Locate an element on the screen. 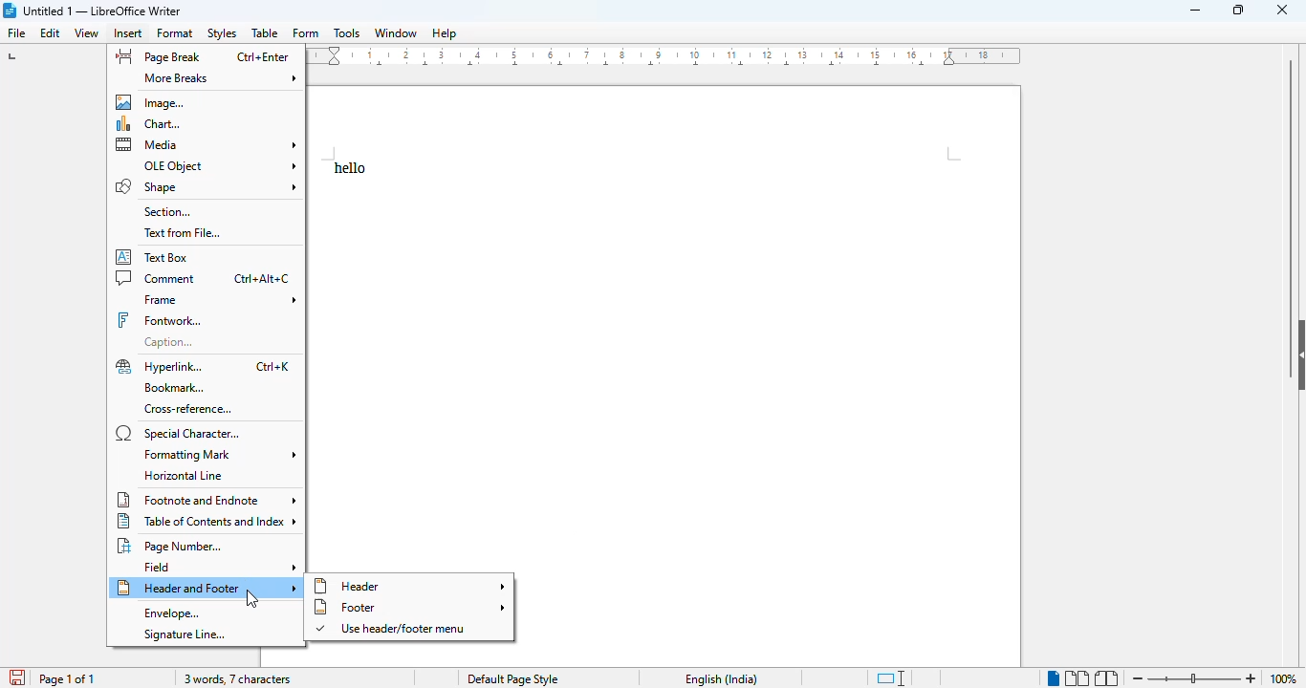  insert is located at coordinates (127, 32).